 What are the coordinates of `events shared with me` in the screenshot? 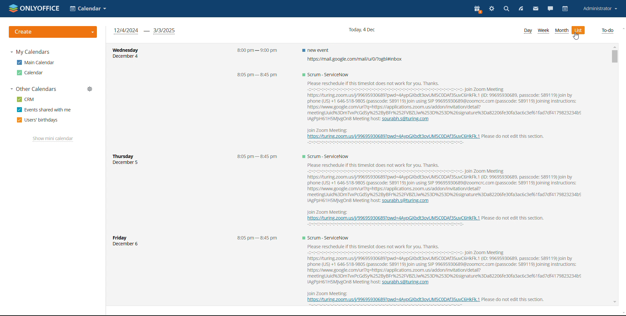 It's located at (44, 110).